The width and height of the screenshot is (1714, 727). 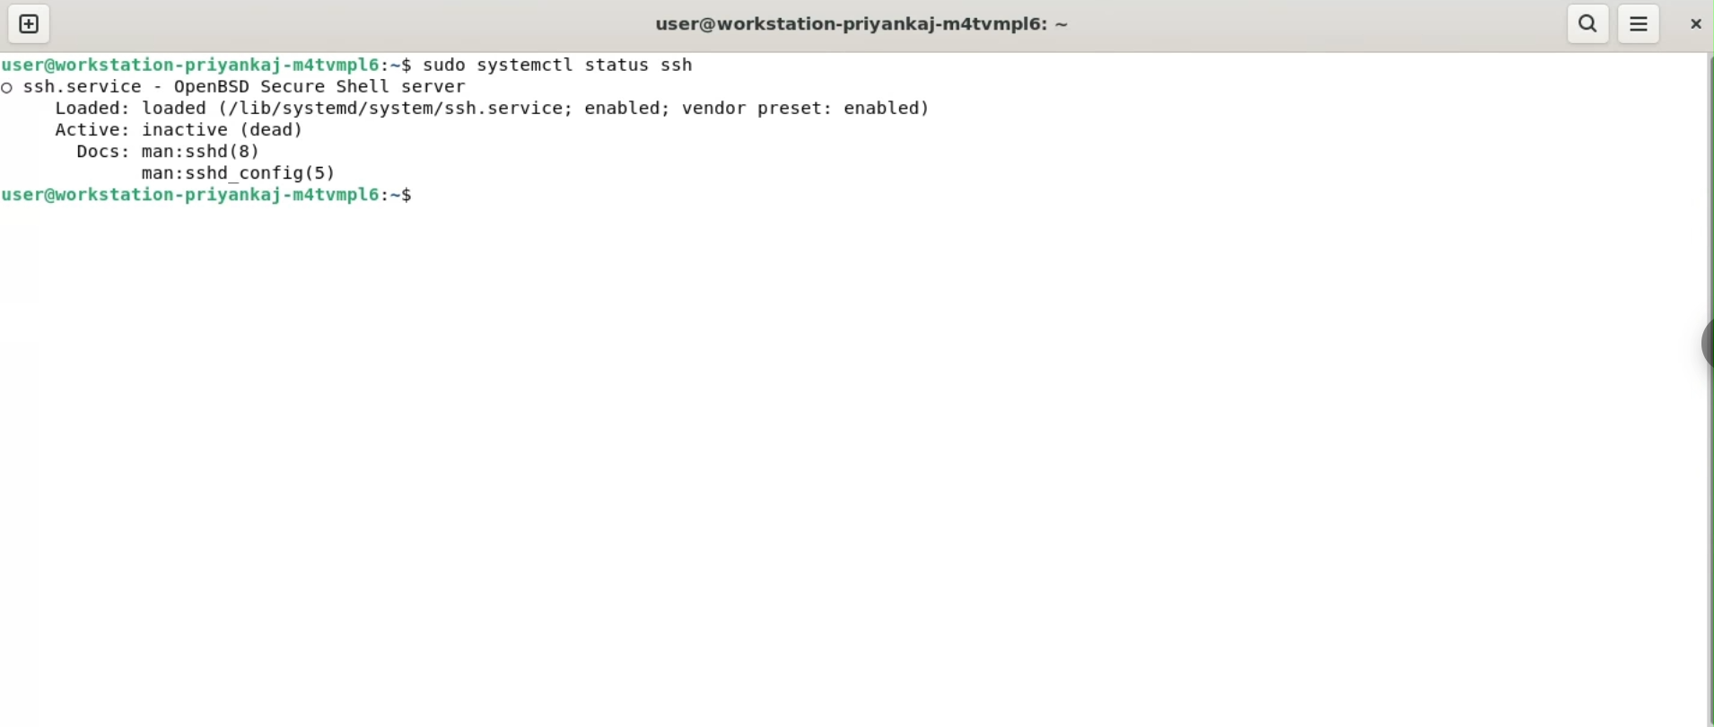 I want to click on user@workstation-priyankaj-m4tvmpl6:~$, so click(x=206, y=64).